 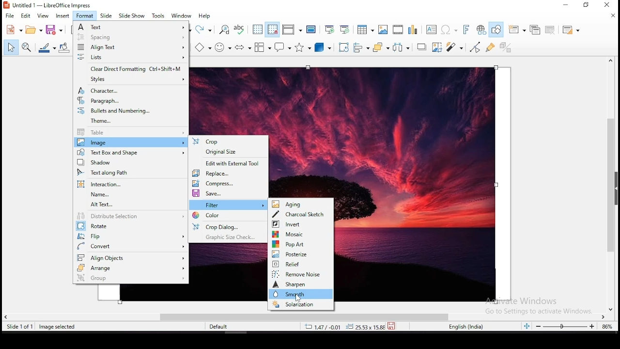 What do you see at coordinates (130, 195) in the screenshot?
I see `name` at bounding box center [130, 195].